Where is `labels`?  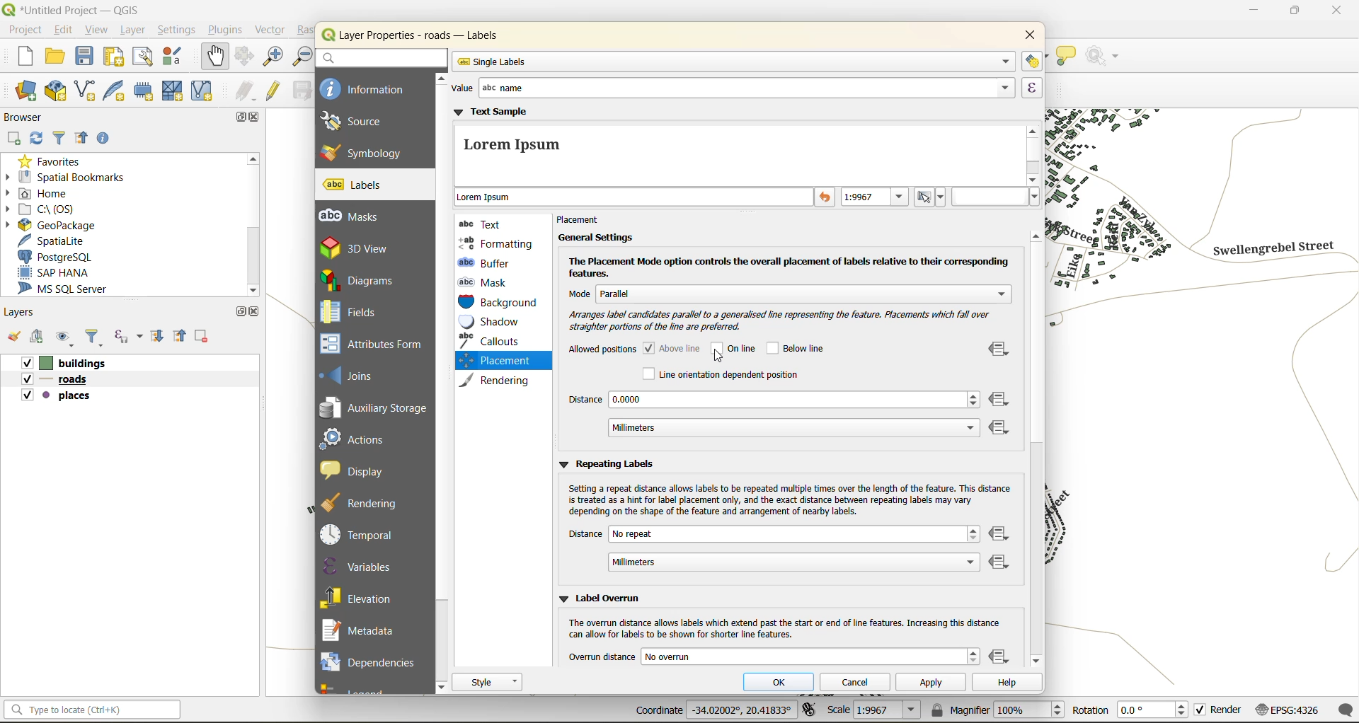 labels is located at coordinates (355, 185).